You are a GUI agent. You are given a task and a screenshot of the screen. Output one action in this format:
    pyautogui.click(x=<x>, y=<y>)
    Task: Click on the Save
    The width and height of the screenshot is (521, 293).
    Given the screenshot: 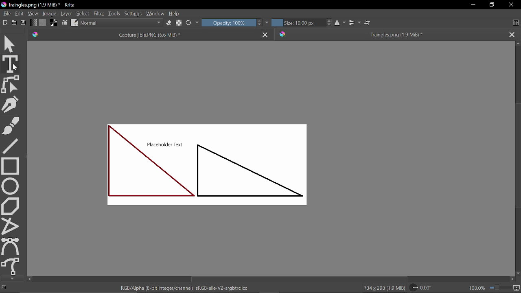 What is the action you would take?
    pyautogui.click(x=23, y=22)
    